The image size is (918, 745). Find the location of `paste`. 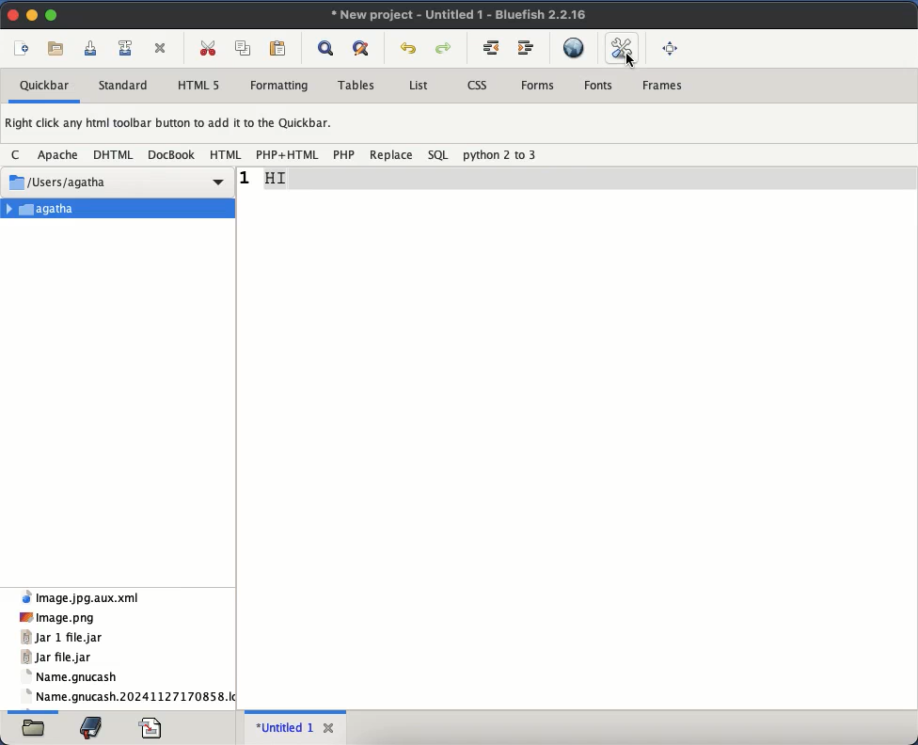

paste is located at coordinates (277, 47).